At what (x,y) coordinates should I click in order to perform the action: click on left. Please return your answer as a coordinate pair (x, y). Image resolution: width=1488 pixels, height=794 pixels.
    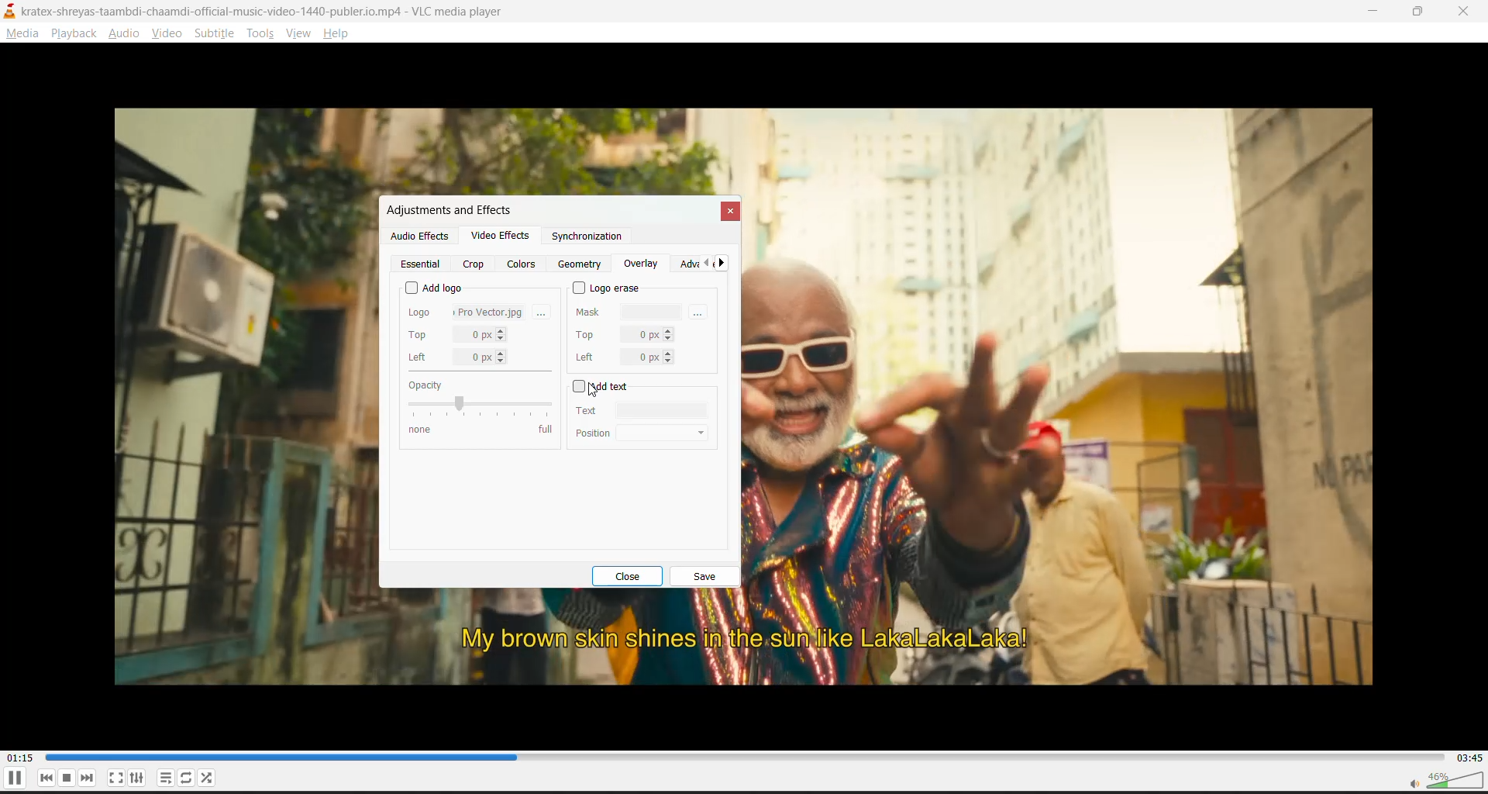
    Looking at the image, I should click on (623, 357).